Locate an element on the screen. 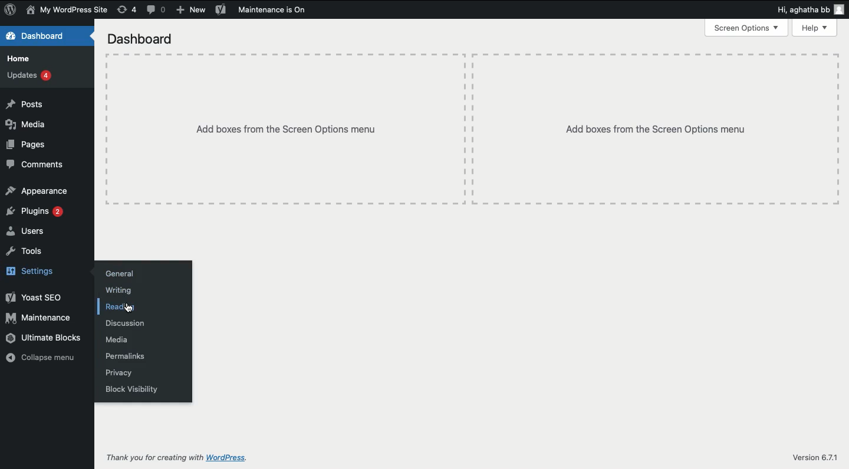 This screenshot has height=469, width=849. add boxes from the screen options menu is located at coordinates (659, 130).